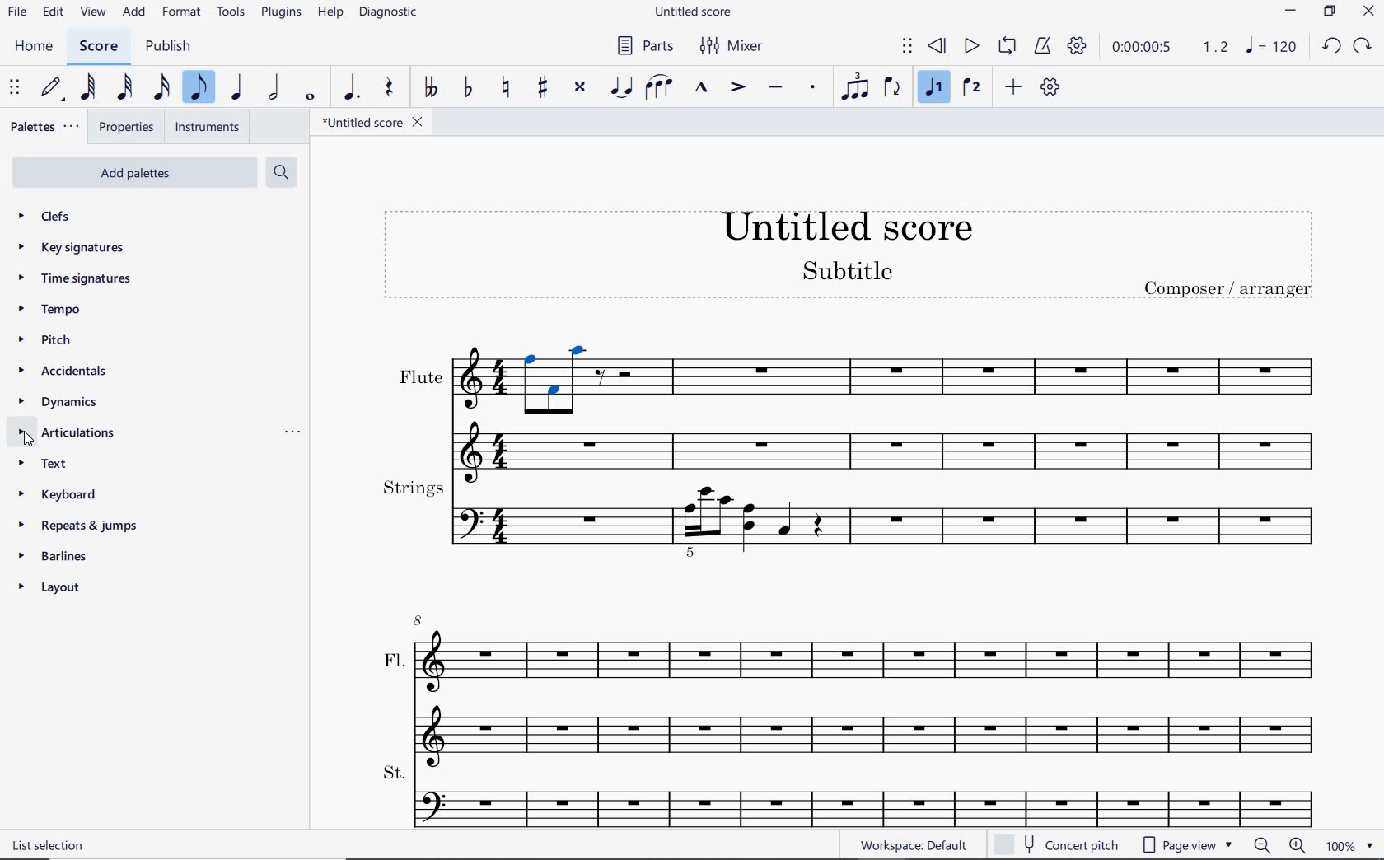  Describe the element at coordinates (703, 88) in the screenshot. I see `MARCATO` at that location.